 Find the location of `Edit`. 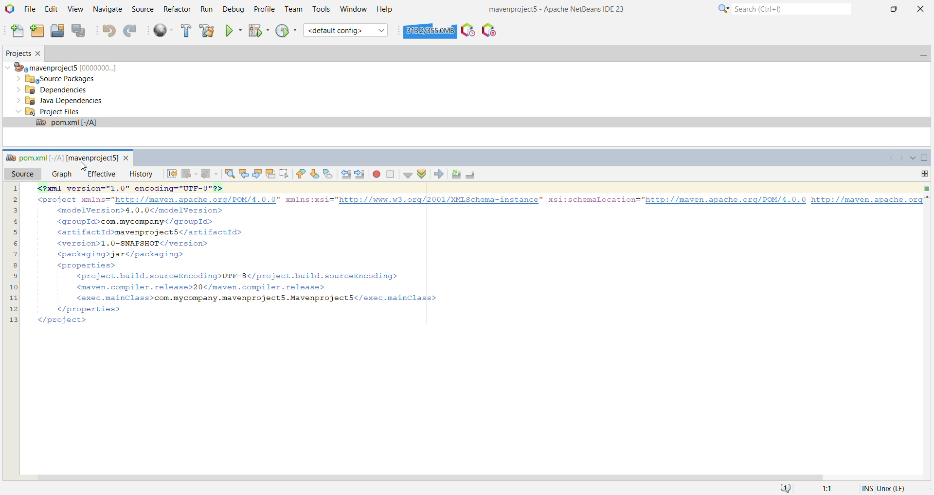

Edit is located at coordinates (53, 9).